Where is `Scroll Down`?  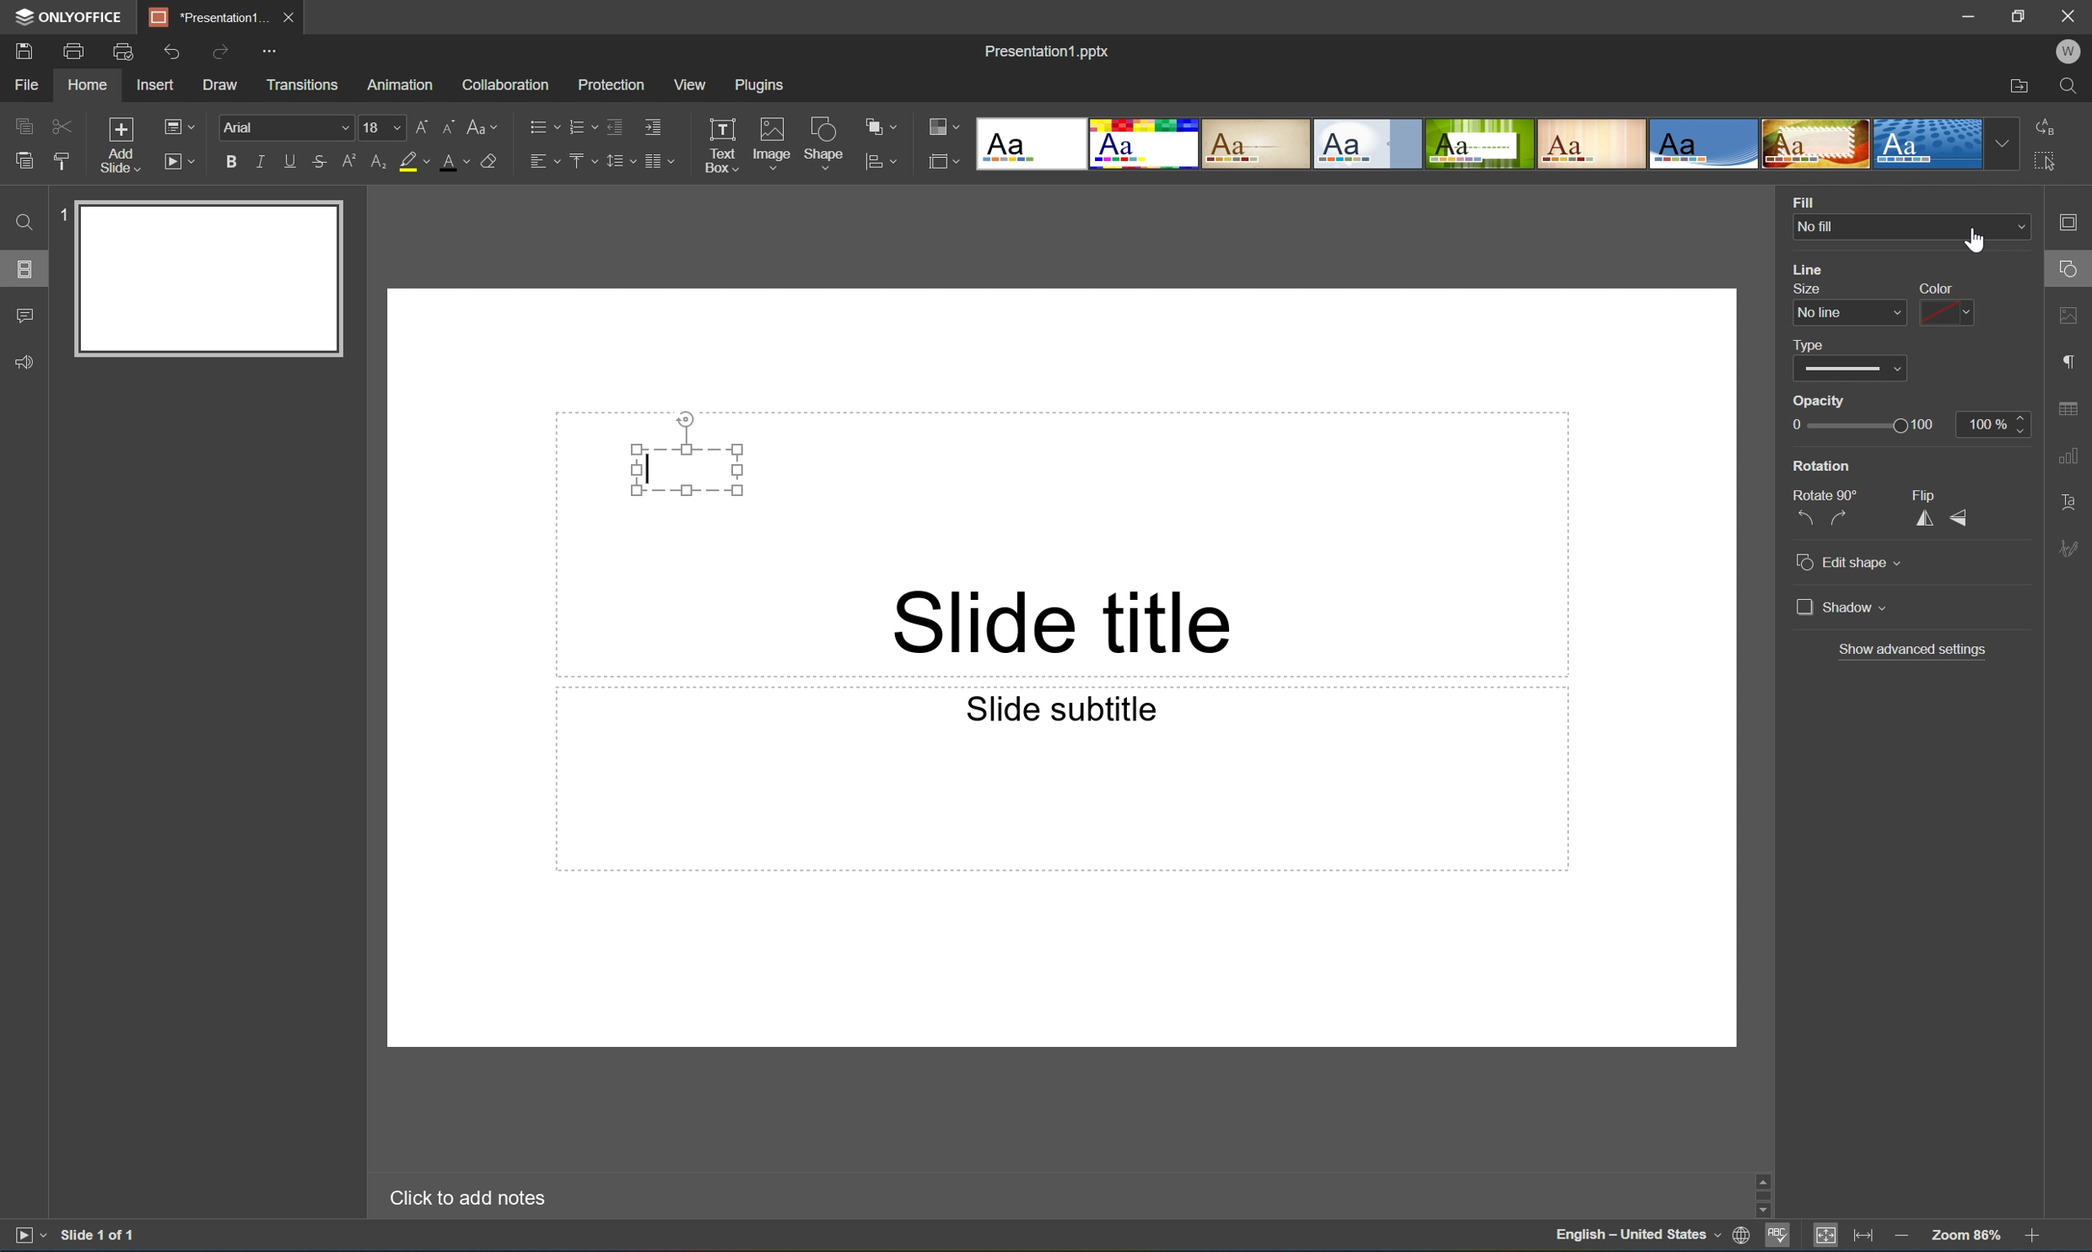
Scroll Down is located at coordinates (2030, 1211).